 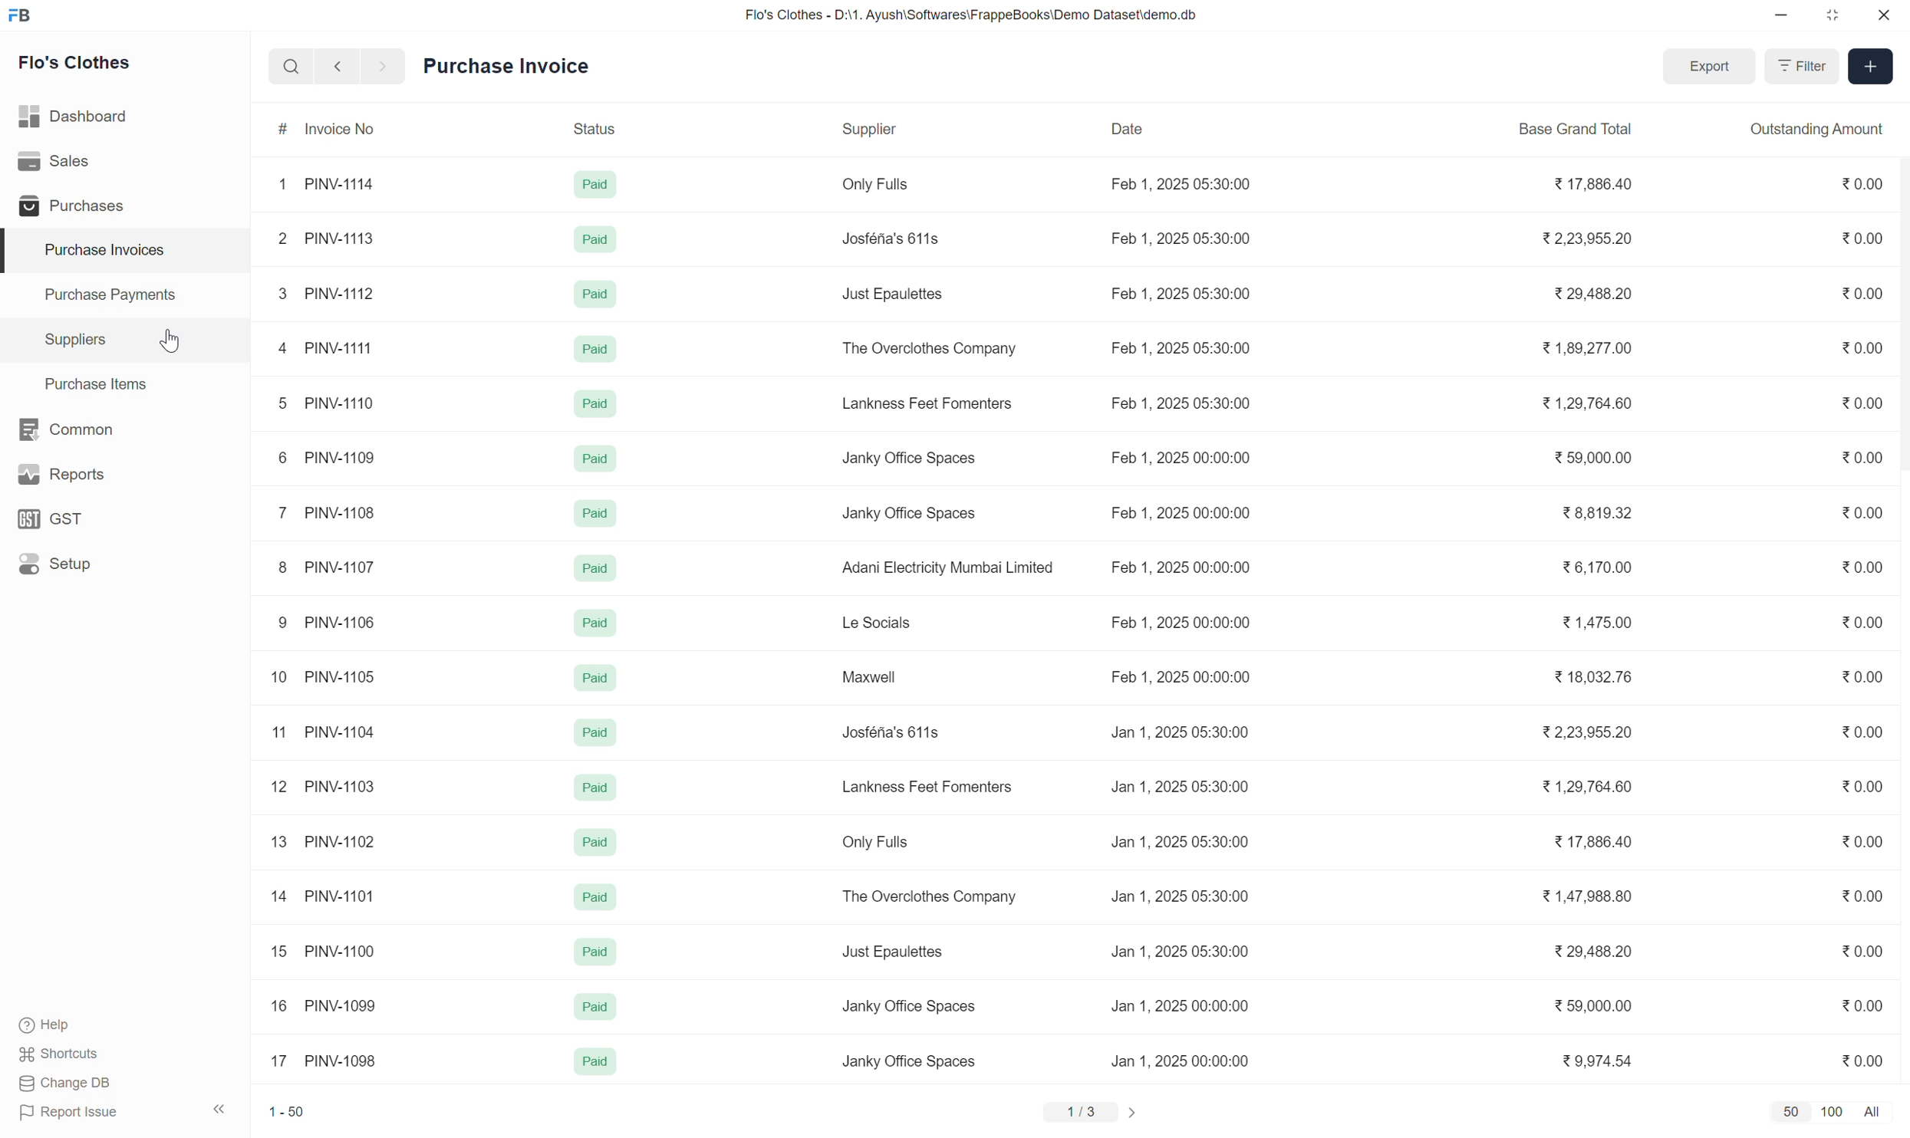 What do you see at coordinates (287, 1112) in the screenshot?
I see `1-50` at bounding box center [287, 1112].